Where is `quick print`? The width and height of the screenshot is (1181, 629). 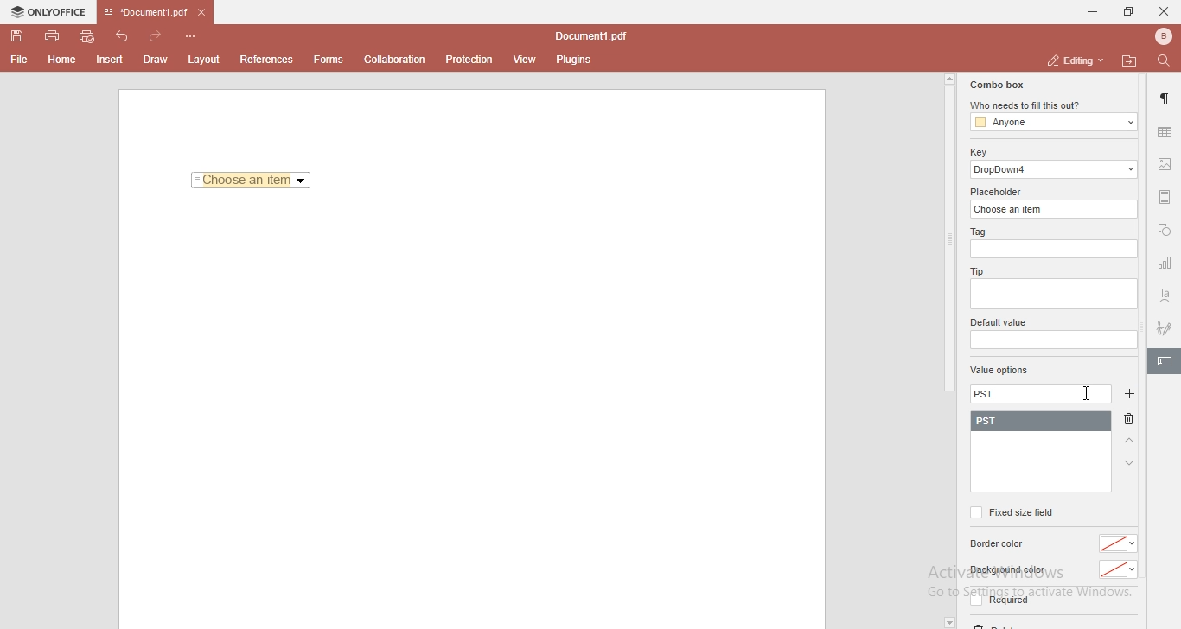 quick print is located at coordinates (88, 35).